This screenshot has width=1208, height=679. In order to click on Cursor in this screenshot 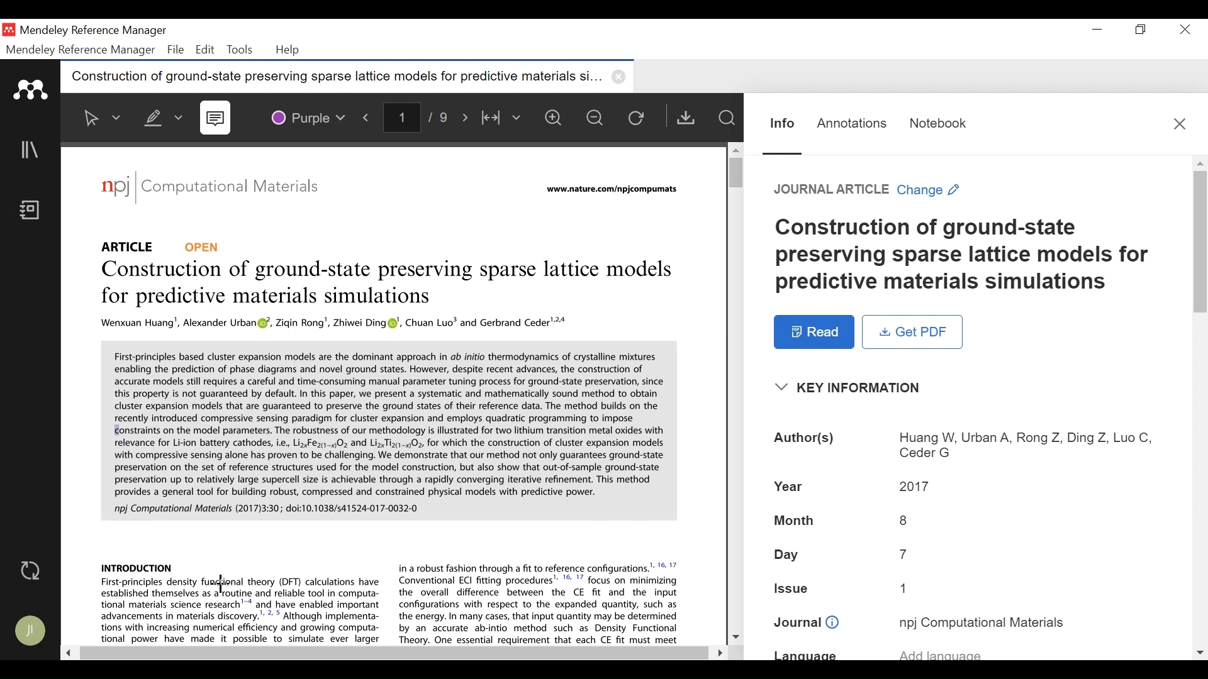, I will do `click(221, 584)`.